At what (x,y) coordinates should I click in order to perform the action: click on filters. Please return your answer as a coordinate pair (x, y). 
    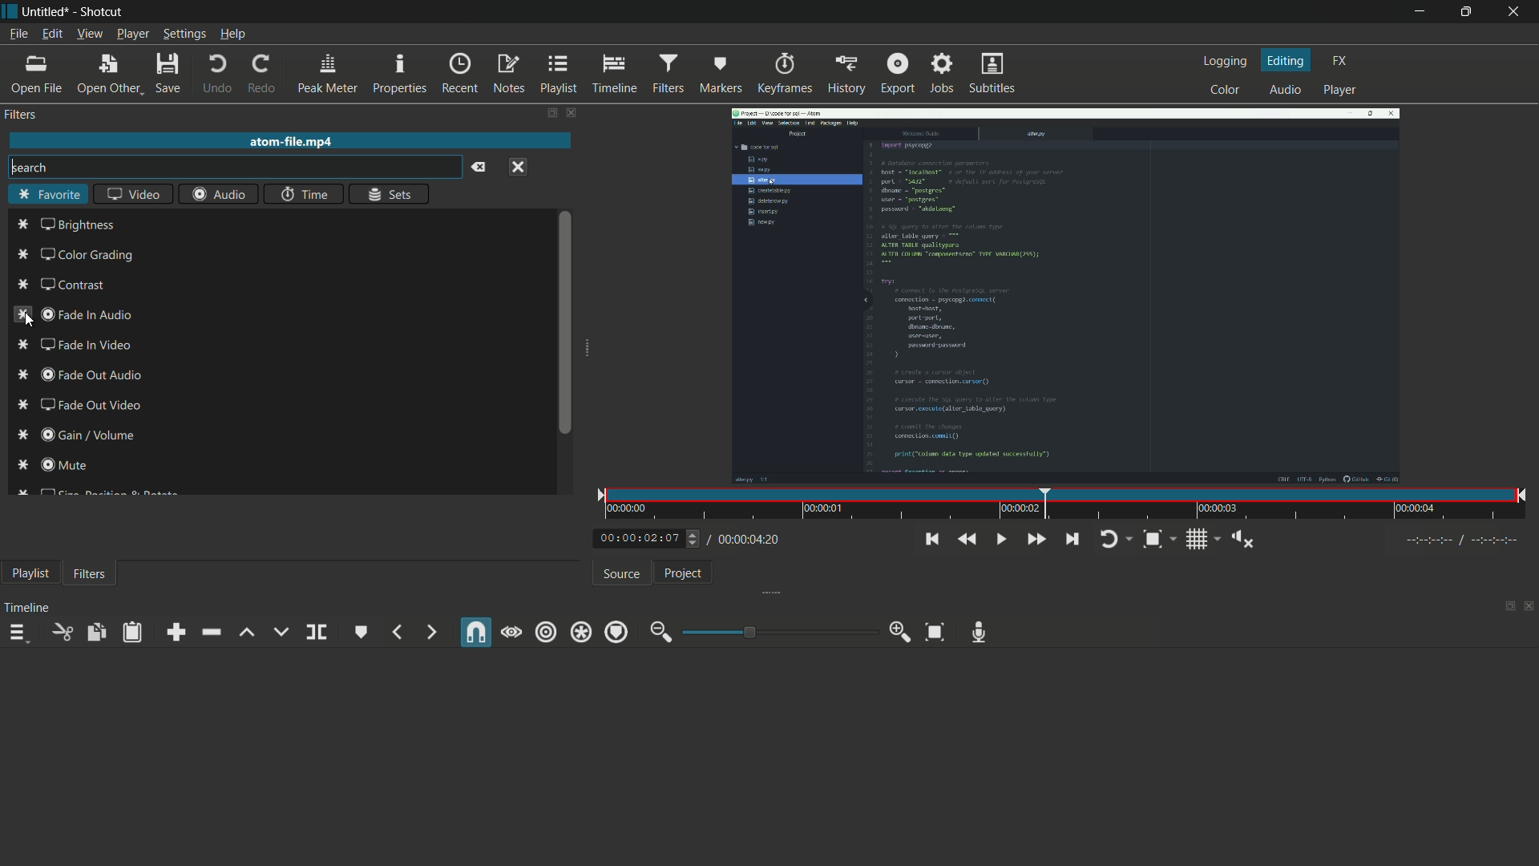
    Looking at the image, I should click on (668, 75).